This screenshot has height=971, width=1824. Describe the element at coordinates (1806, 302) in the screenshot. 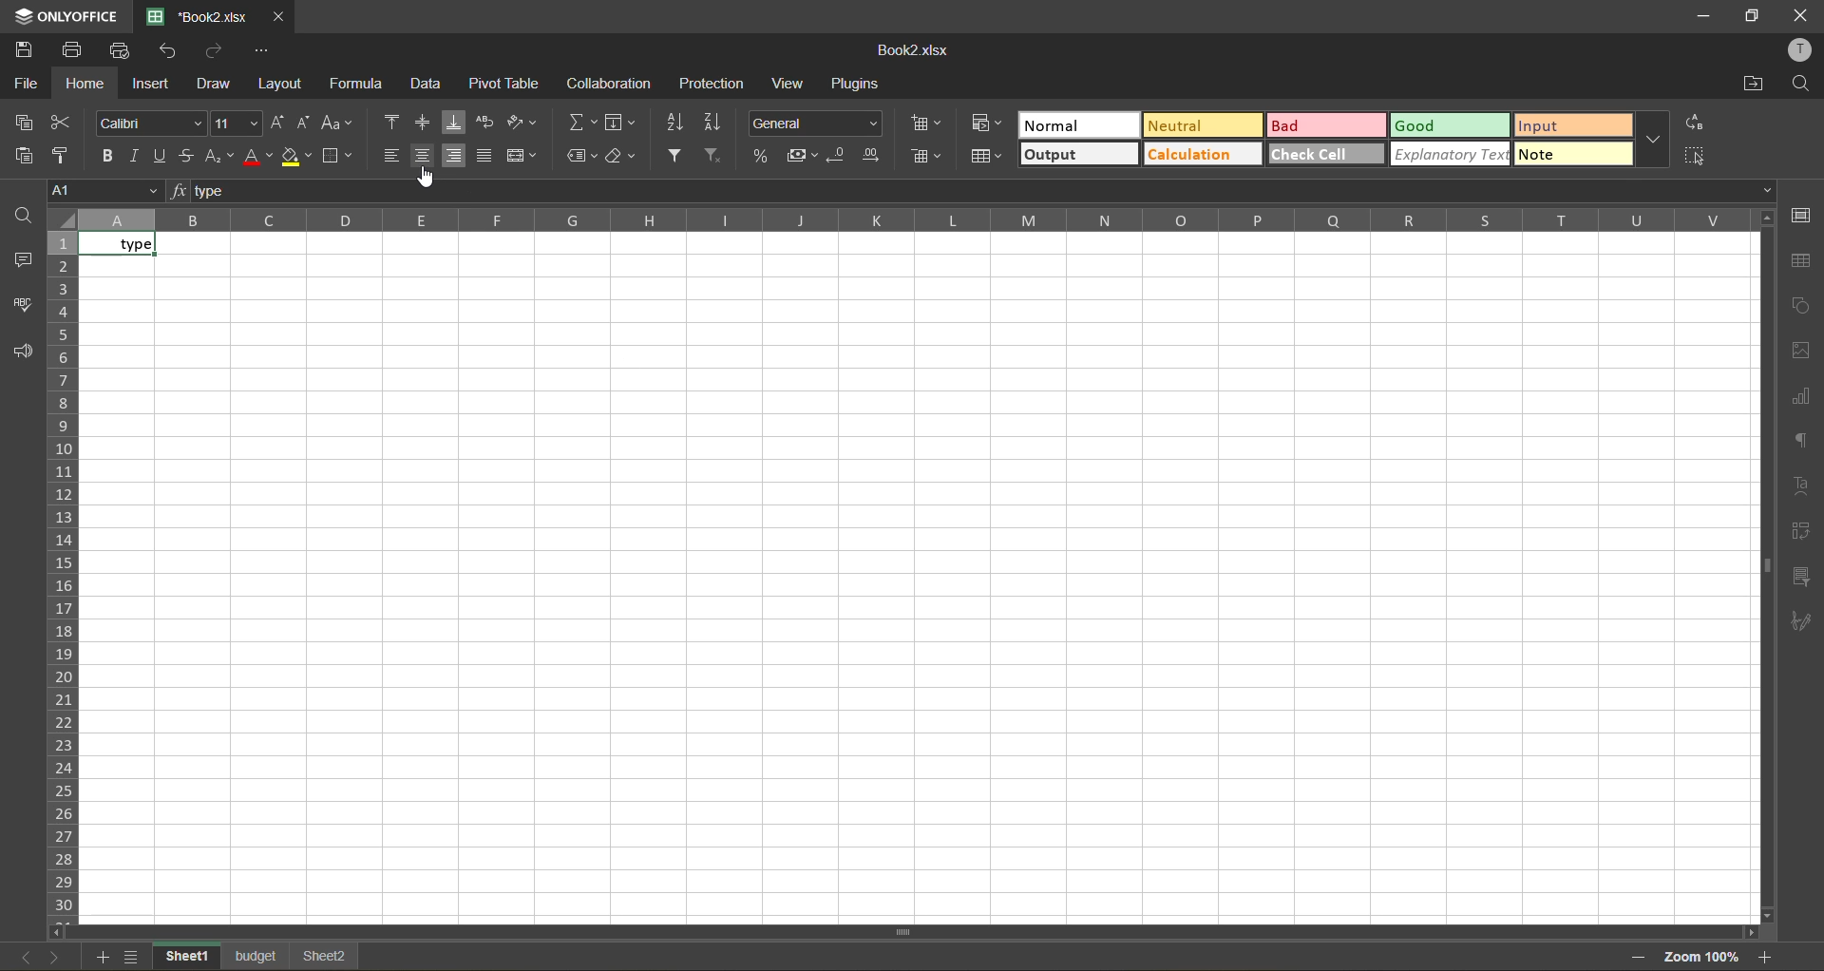

I see `shapes` at that location.